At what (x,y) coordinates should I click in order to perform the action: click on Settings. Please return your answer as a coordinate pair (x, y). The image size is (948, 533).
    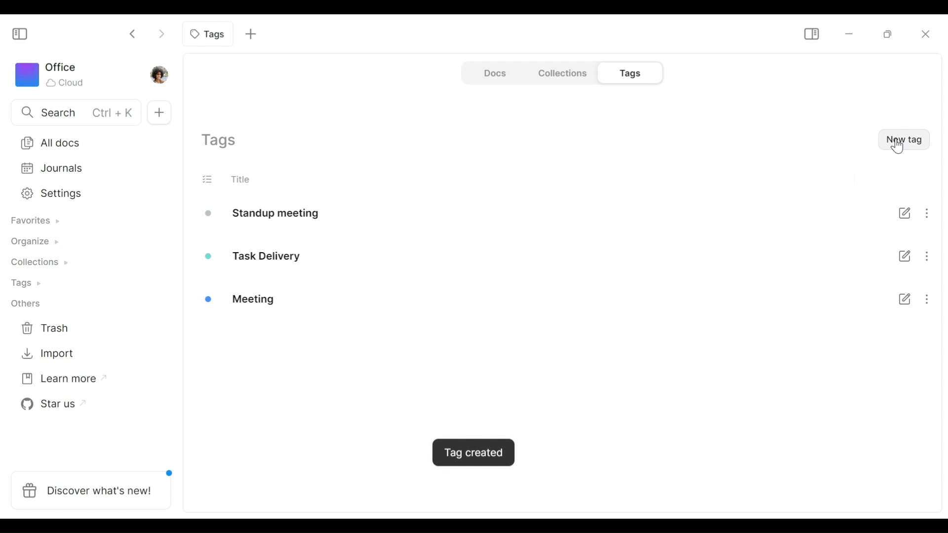
    Looking at the image, I should click on (85, 193).